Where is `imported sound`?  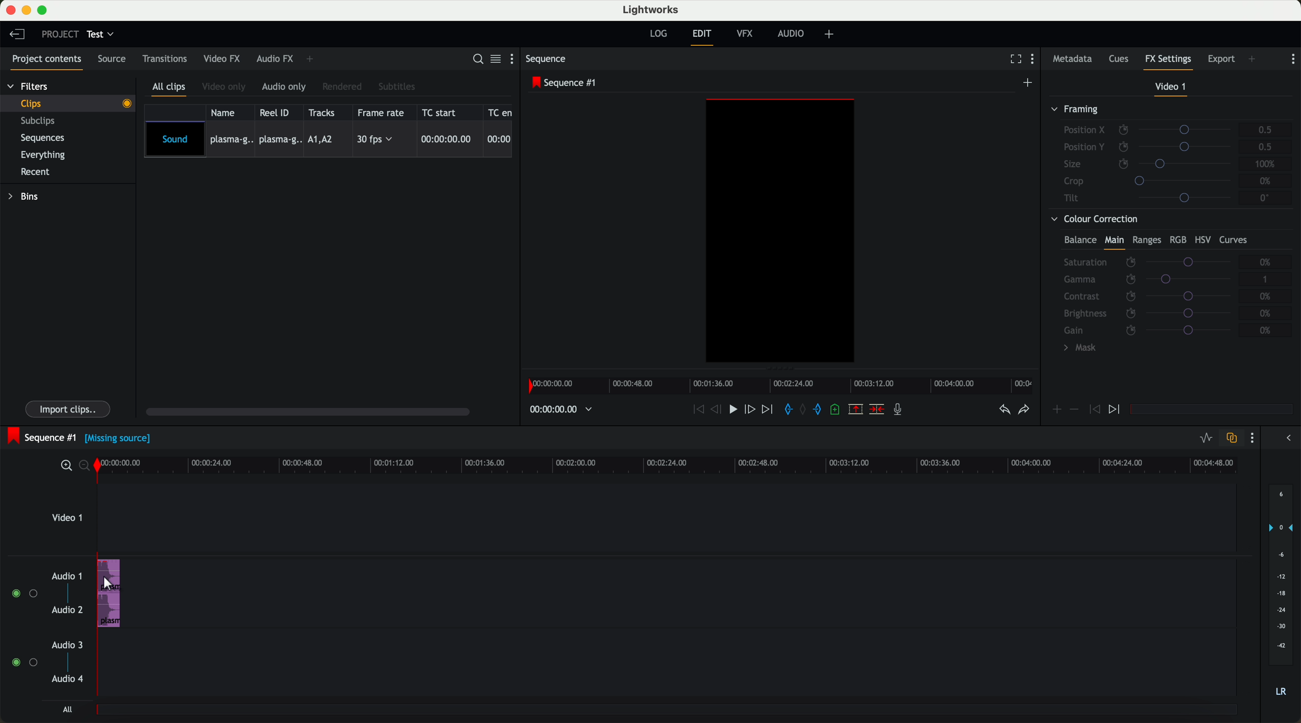 imported sound is located at coordinates (329, 140).